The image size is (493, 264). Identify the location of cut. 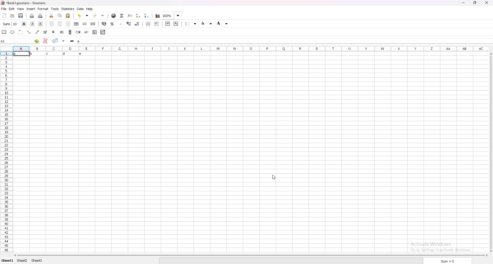
(51, 15).